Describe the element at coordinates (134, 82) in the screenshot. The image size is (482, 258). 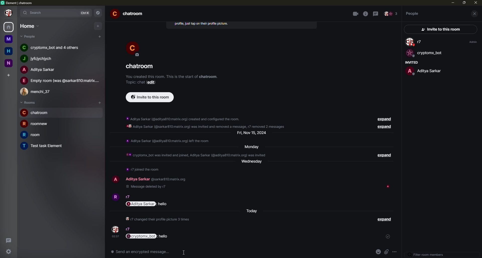
I see `topic` at that location.